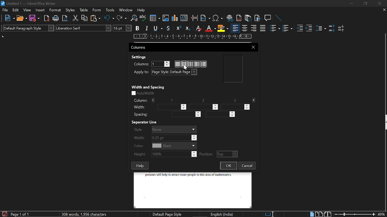 The image size is (387, 217). I want to click on Multiple column style, so click(190, 64).